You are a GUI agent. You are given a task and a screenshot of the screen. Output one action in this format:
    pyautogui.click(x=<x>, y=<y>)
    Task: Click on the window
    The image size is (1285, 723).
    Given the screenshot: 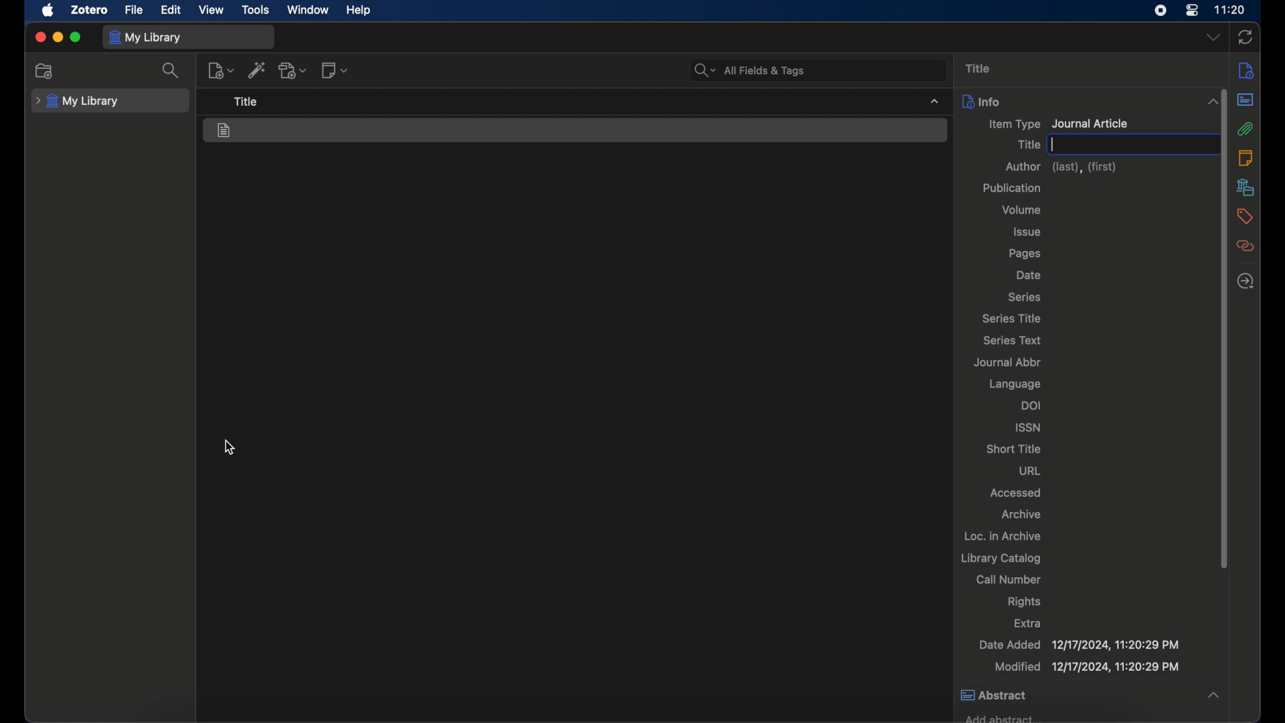 What is the action you would take?
    pyautogui.click(x=309, y=11)
    